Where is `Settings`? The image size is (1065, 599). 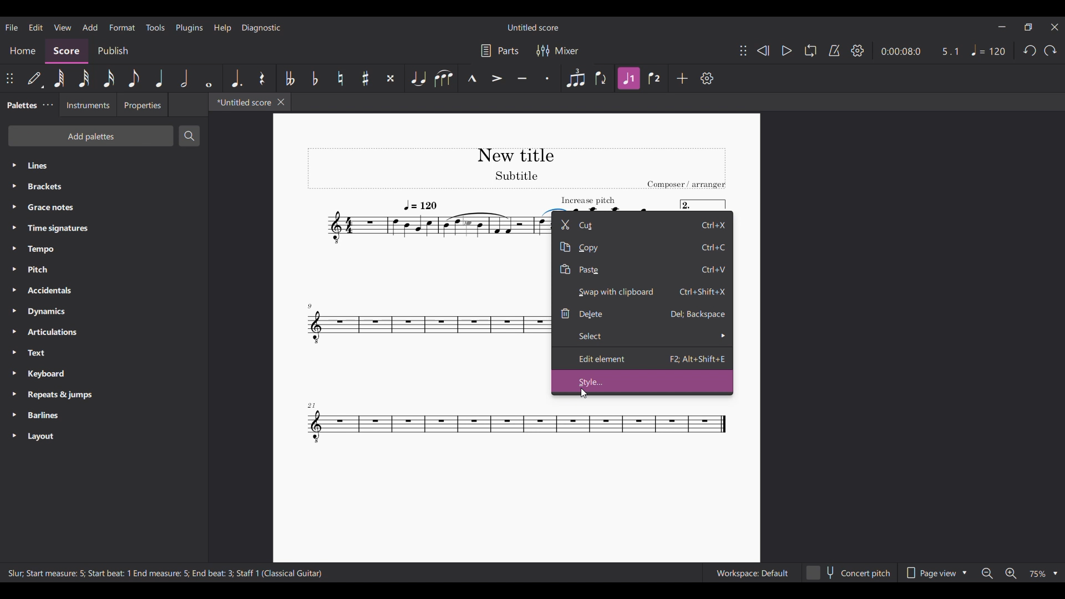 Settings is located at coordinates (707, 78).